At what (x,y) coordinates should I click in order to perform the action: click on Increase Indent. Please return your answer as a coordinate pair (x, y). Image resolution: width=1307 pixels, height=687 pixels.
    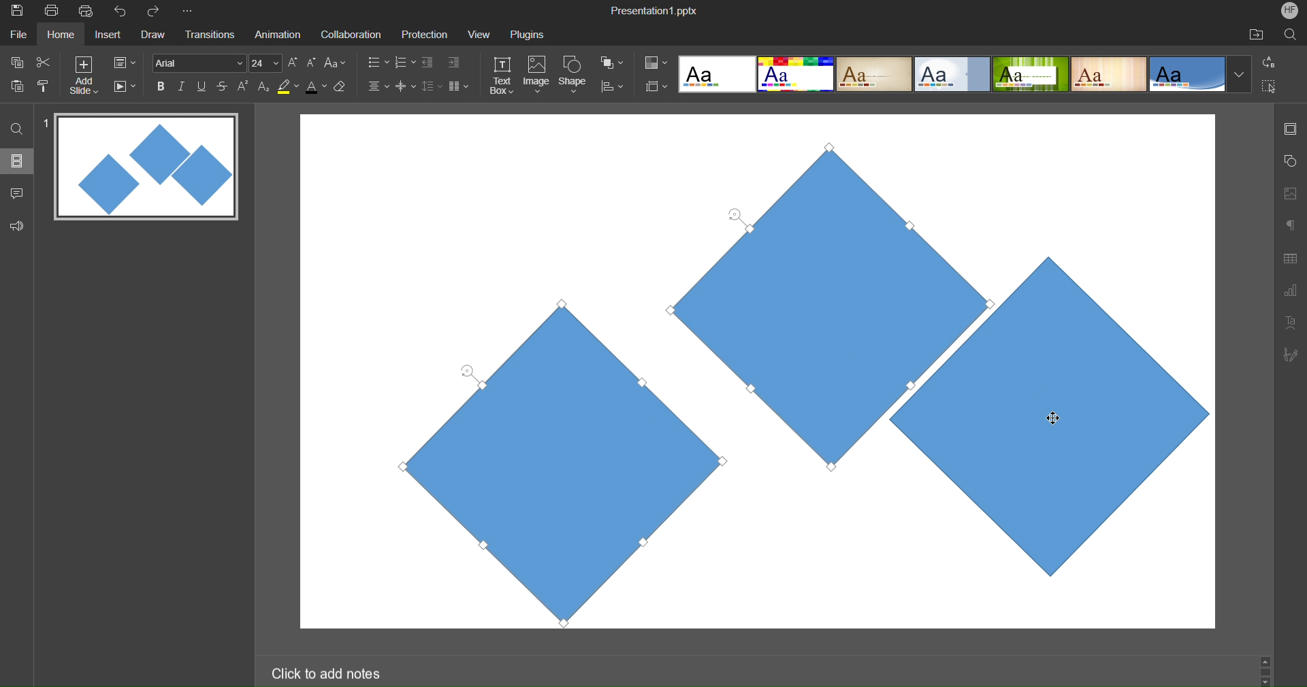
    Looking at the image, I should click on (454, 61).